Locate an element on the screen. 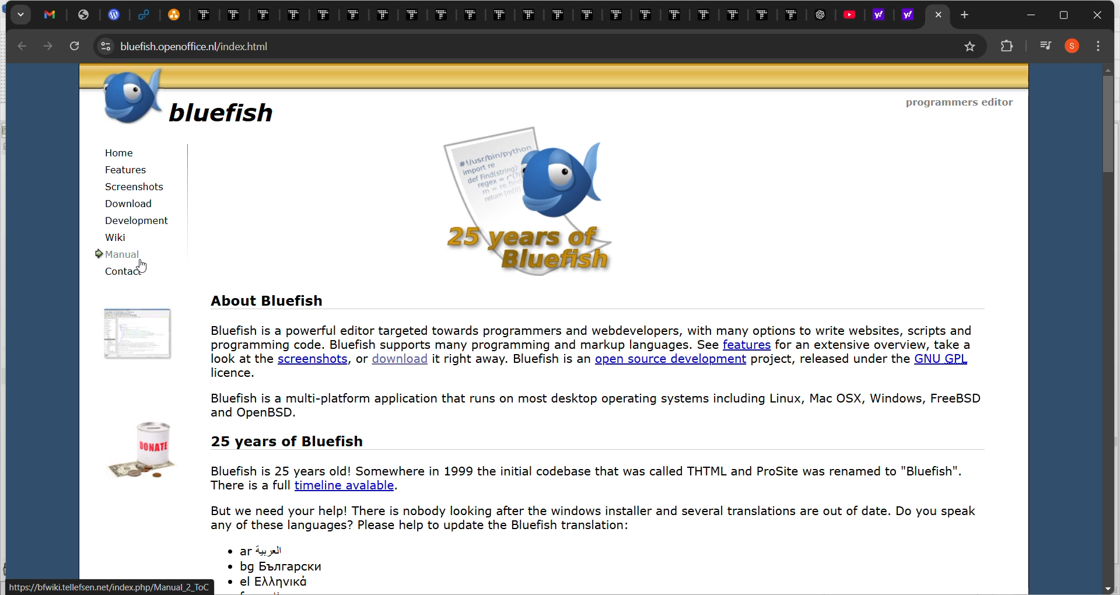 The height and width of the screenshot is (595, 1120). existing tabs is located at coordinates (475, 16).